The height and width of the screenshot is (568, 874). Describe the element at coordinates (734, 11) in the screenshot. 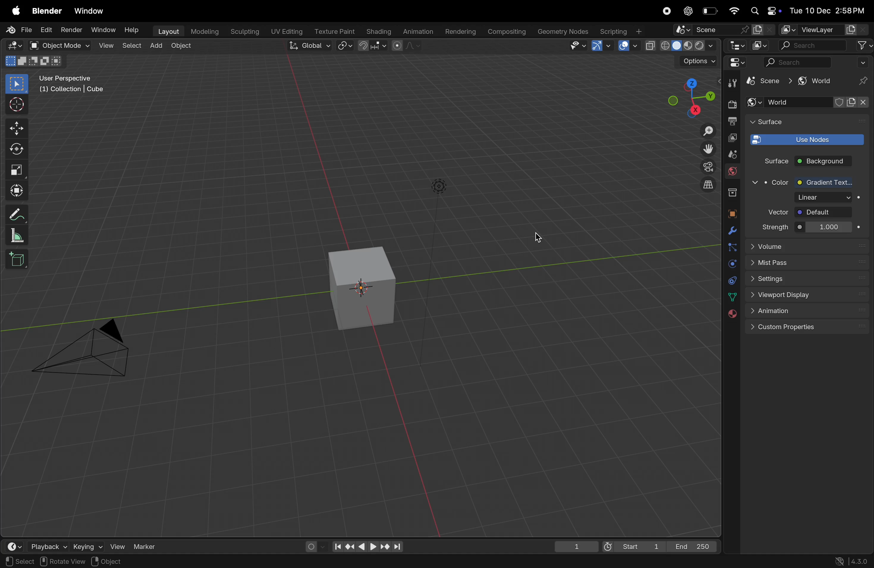

I see `Wifi` at that location.